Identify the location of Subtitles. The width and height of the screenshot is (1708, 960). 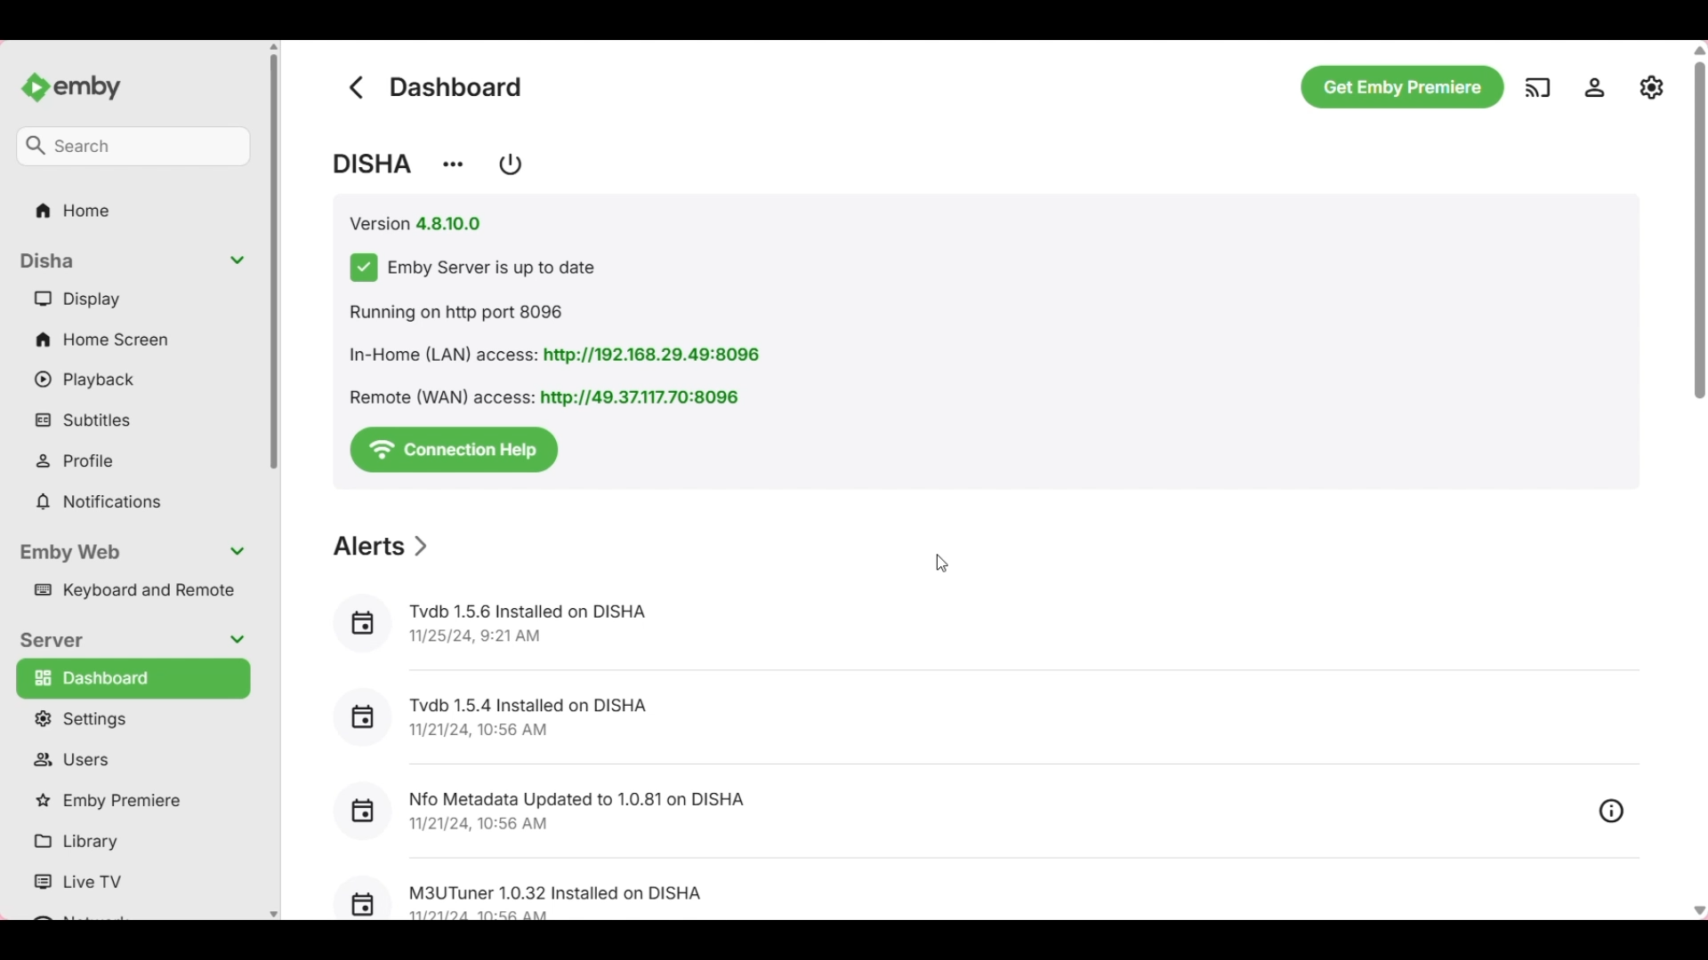
(133, 419).